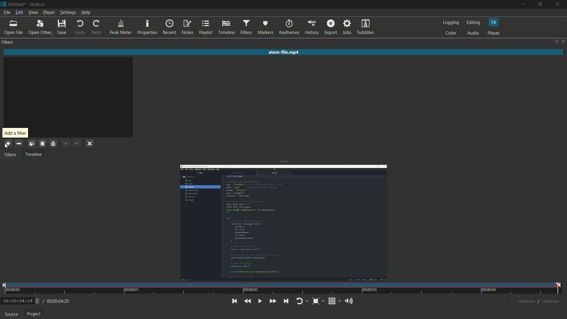 This screenshot has width=567, height=319. I want to click on app name, so click(37, 5).